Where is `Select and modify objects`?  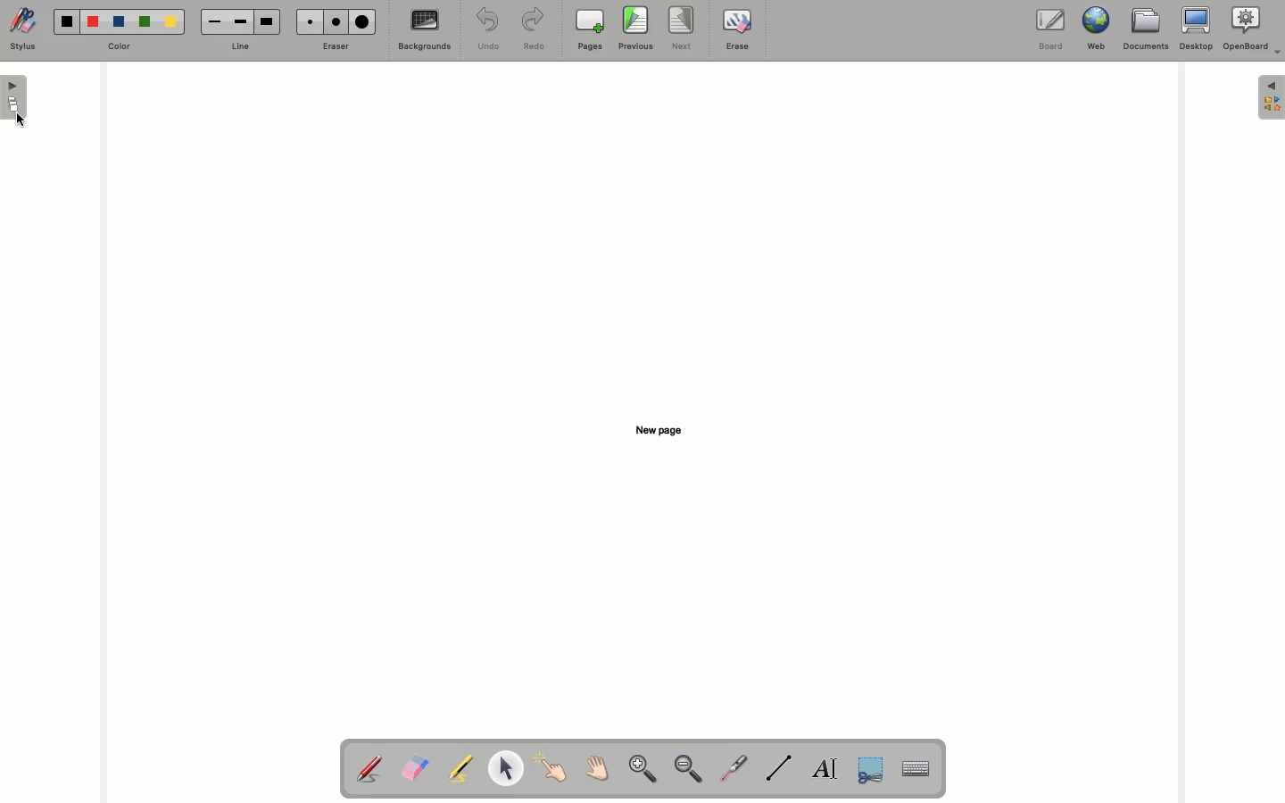 Select and modify objects is located at coordinates (505, 768).